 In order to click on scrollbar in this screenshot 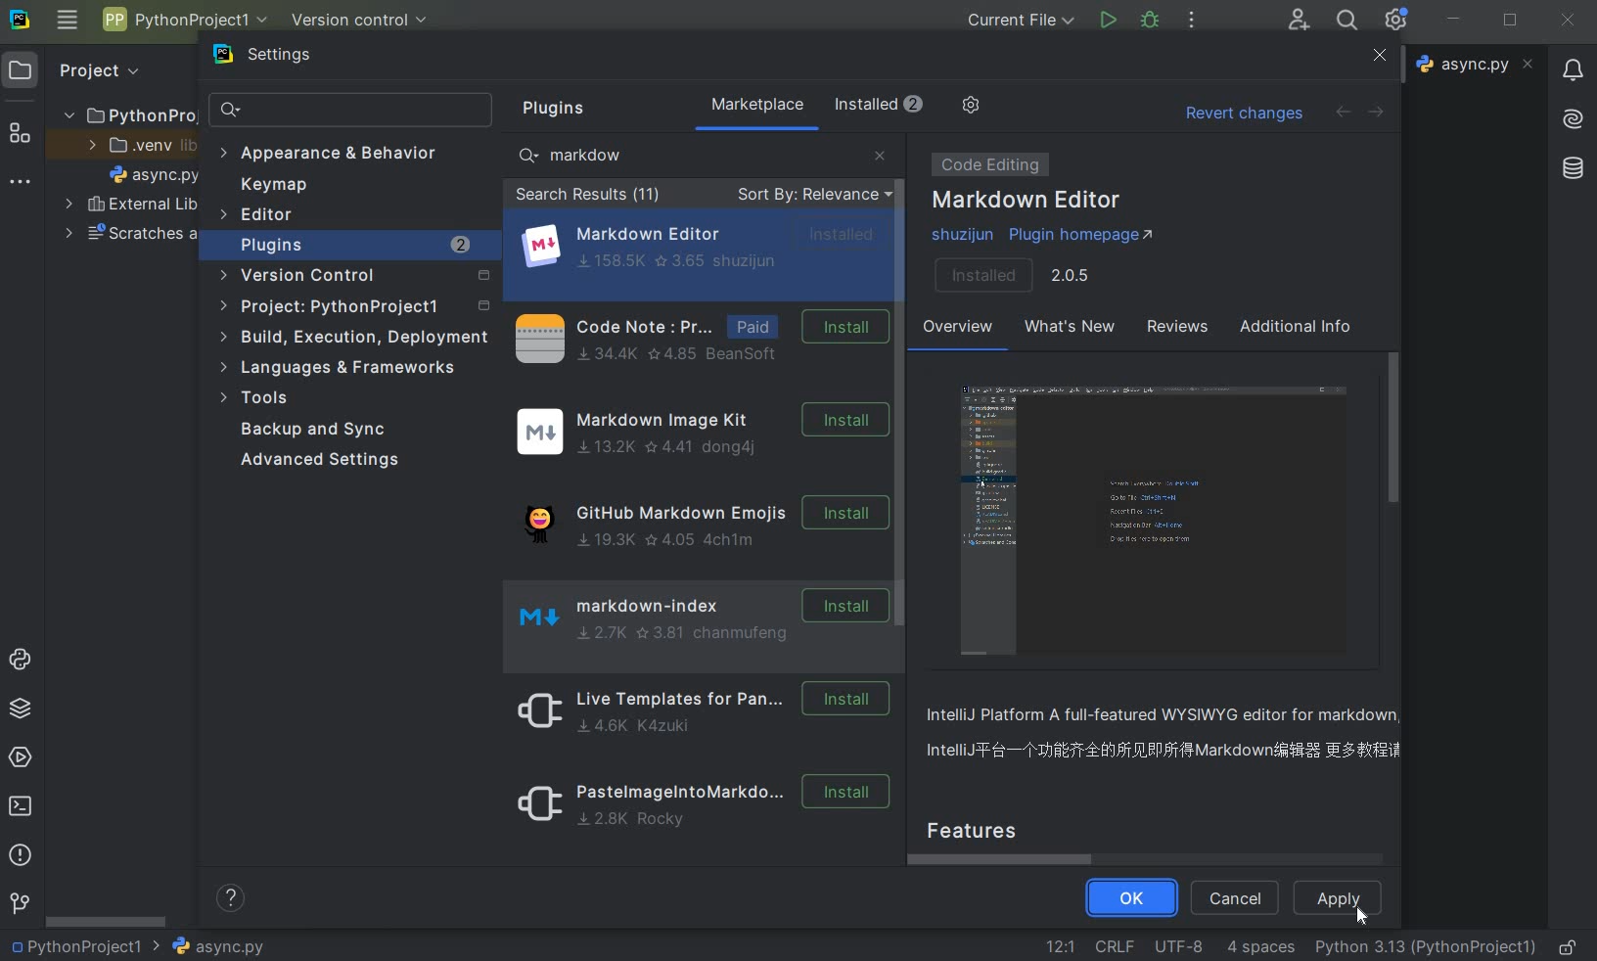, I will do `click(903, 386)`.